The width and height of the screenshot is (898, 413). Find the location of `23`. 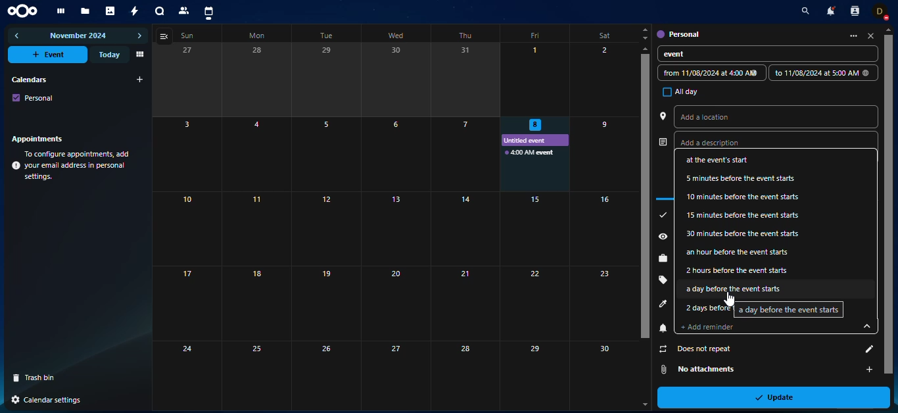

23 is located at coordinates (603, 303).